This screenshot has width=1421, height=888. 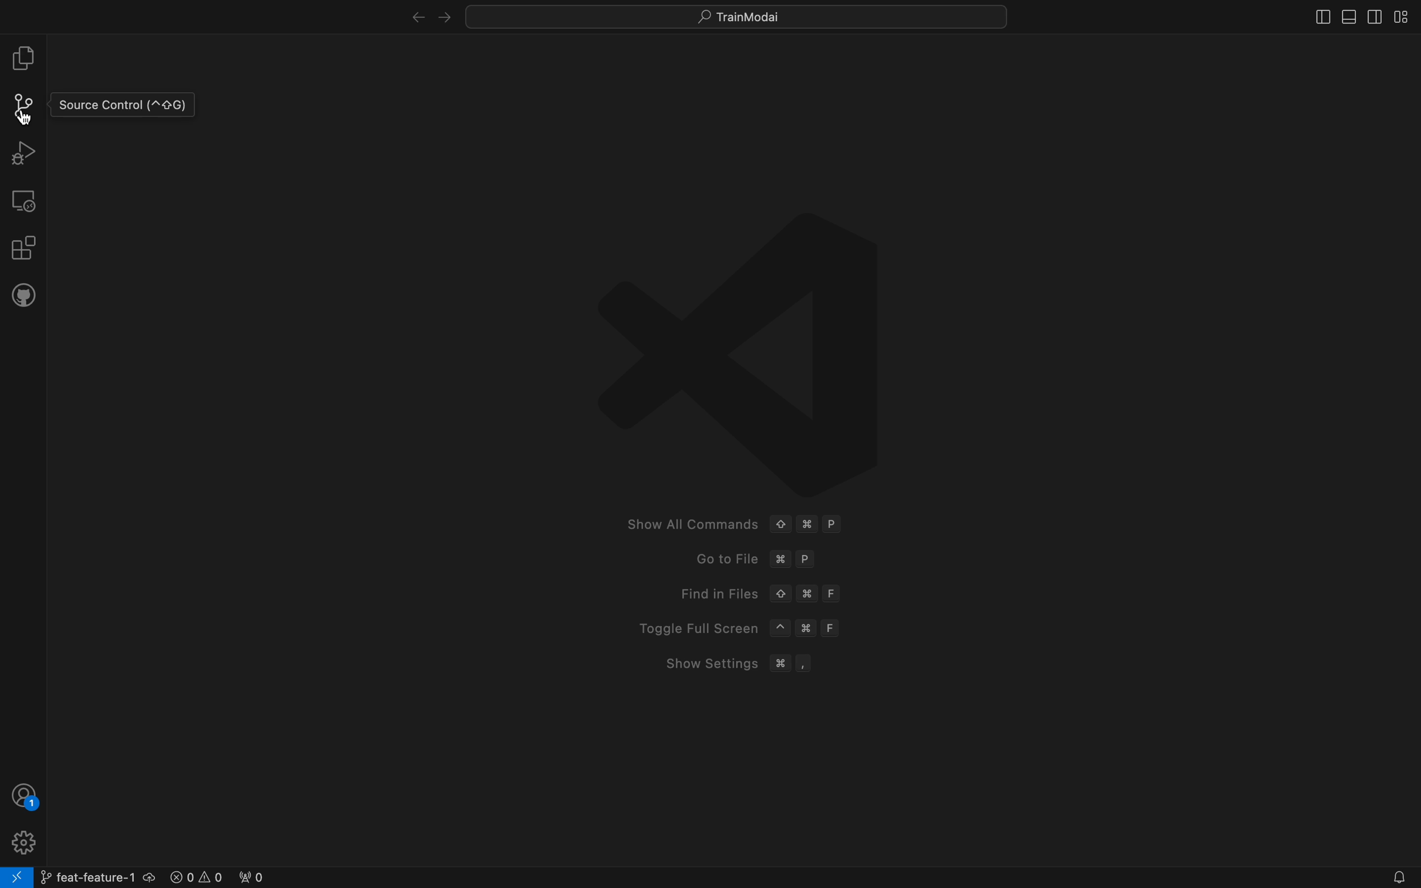 I want to click on file, so click(x=23, y=58).